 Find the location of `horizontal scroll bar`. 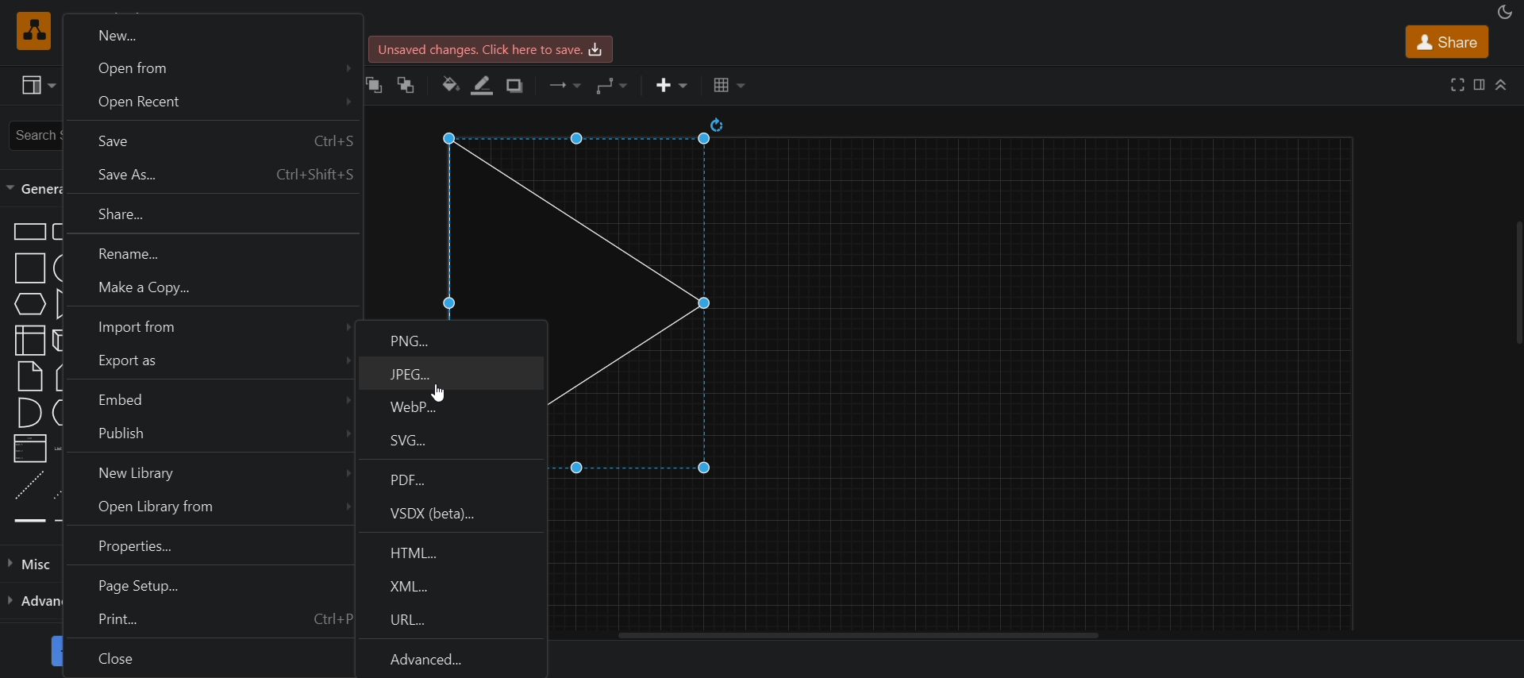

horizontal scroll bar is located at coordinates (864, 636).